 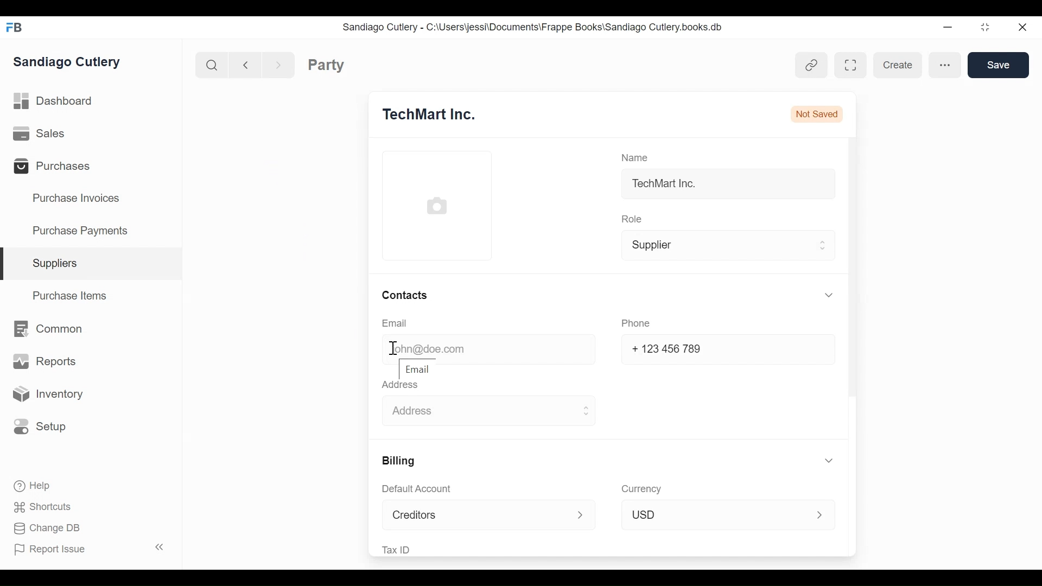 I want to click on Billing, so click(x=401, y=462).